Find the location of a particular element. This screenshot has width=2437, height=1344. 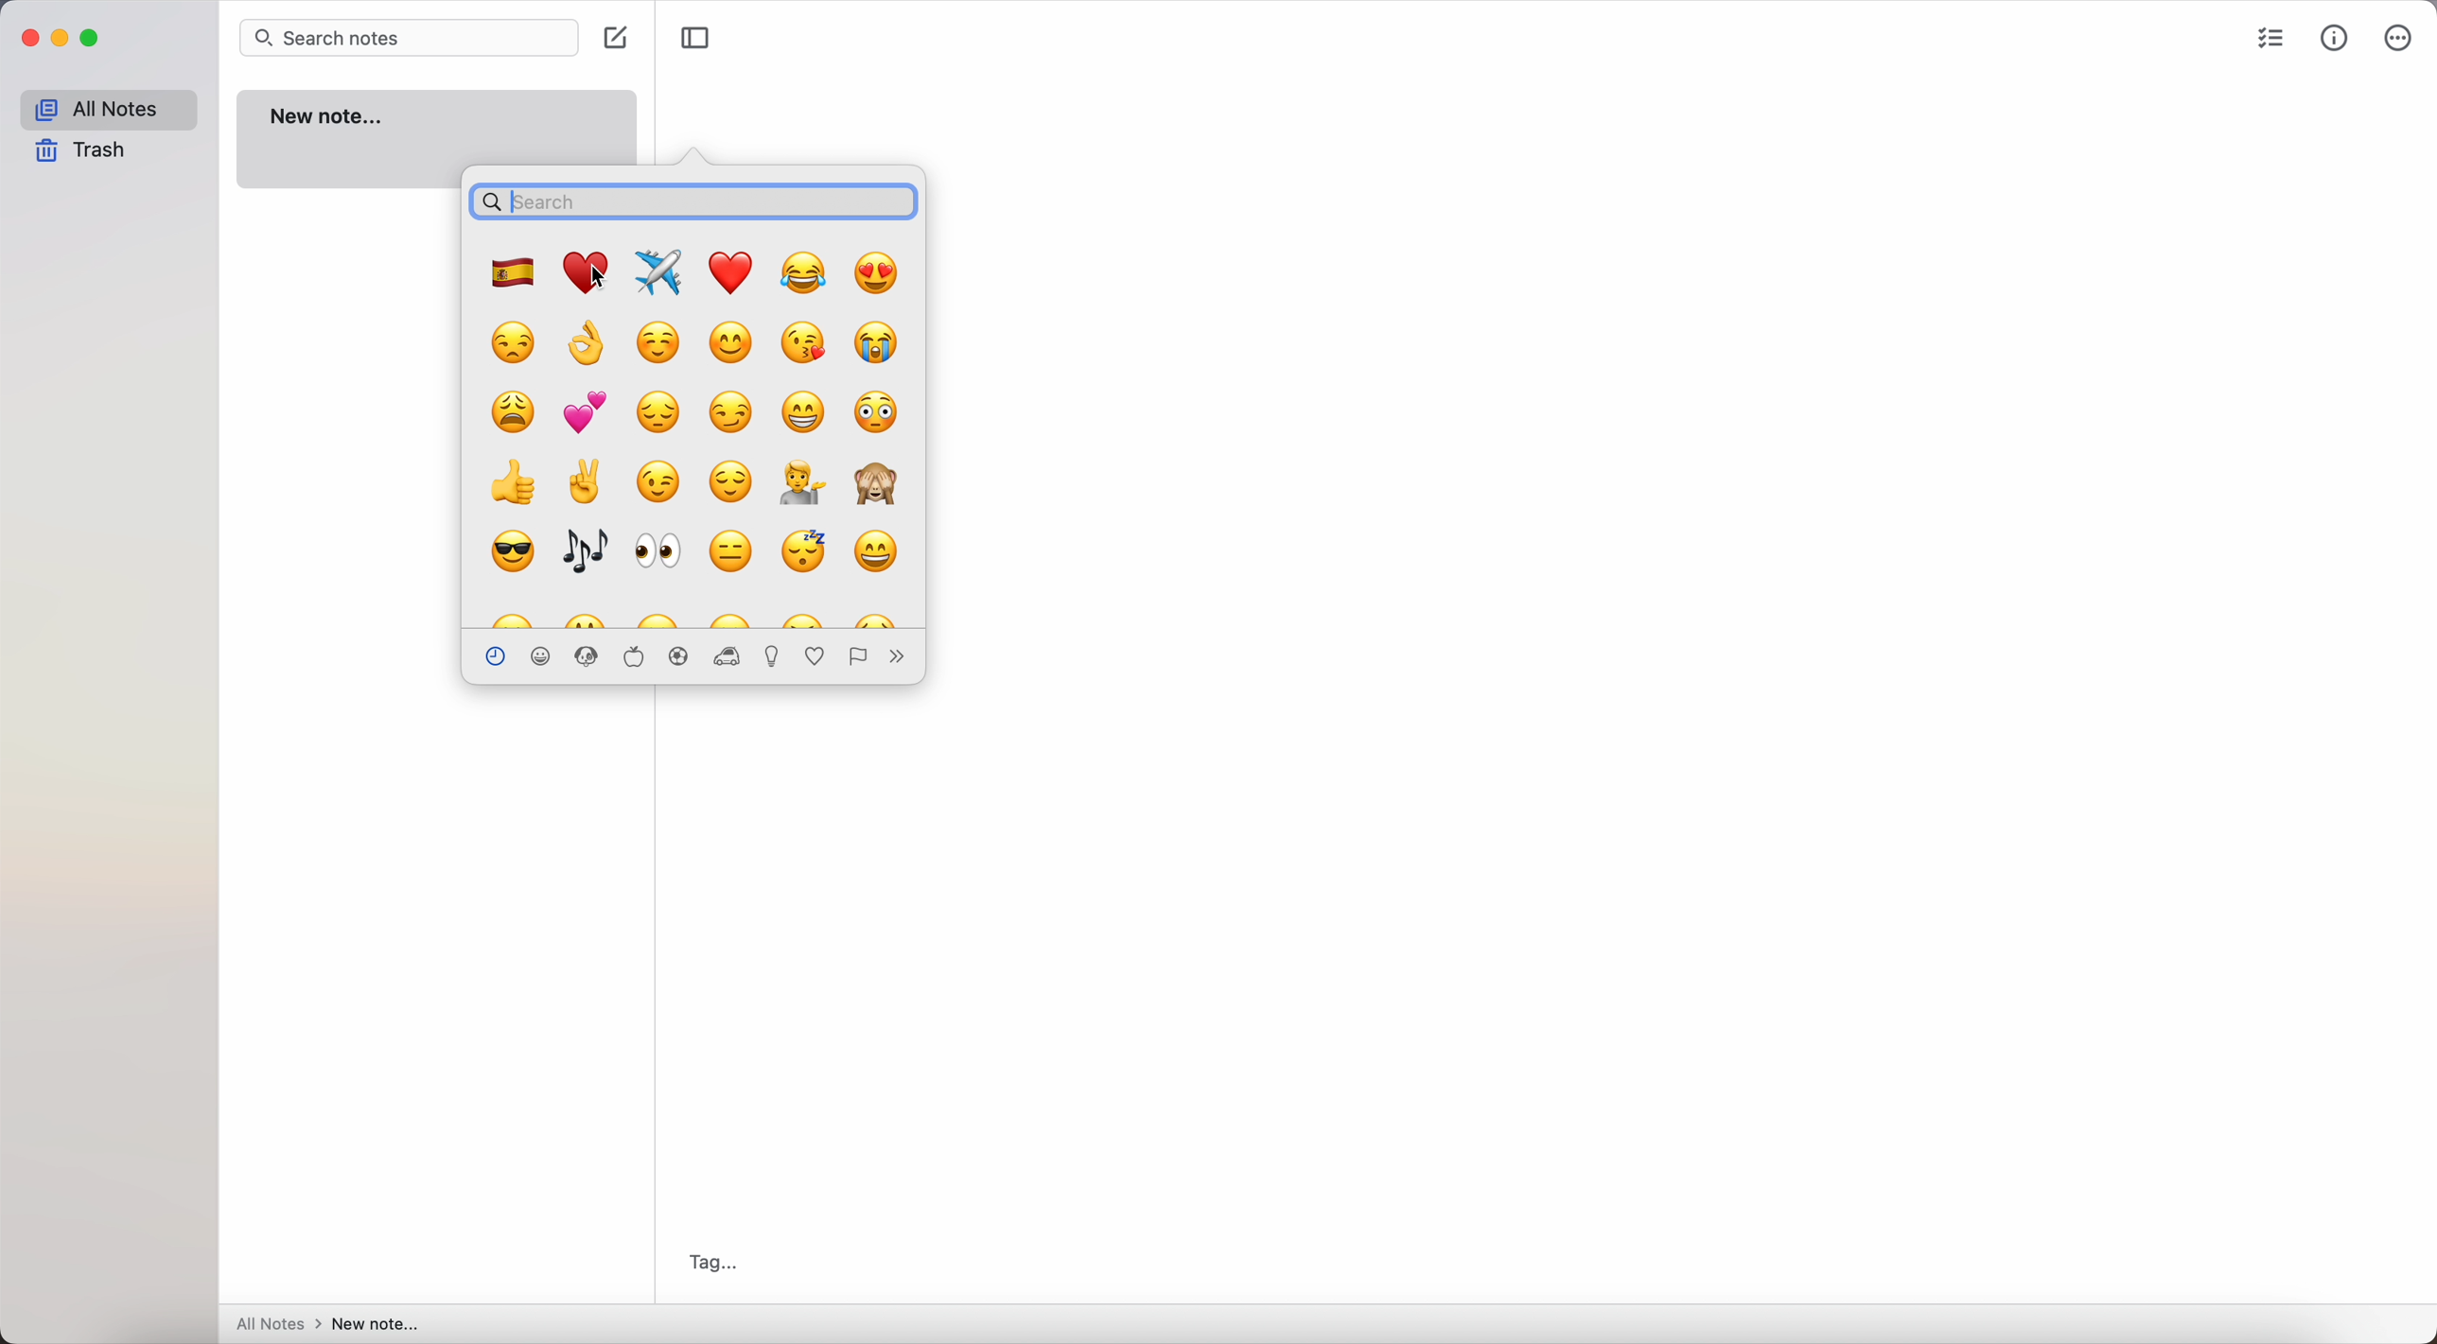

emoji is located at coordinates (589, 618).